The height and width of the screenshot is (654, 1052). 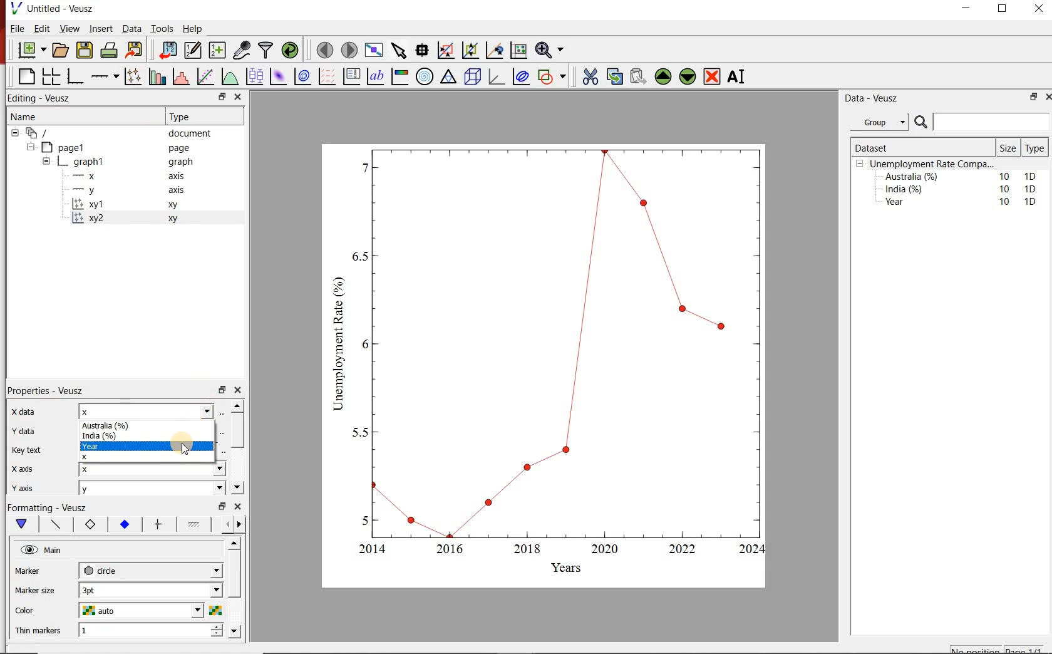 I want to click on search bar, so click(x=981, y=122).